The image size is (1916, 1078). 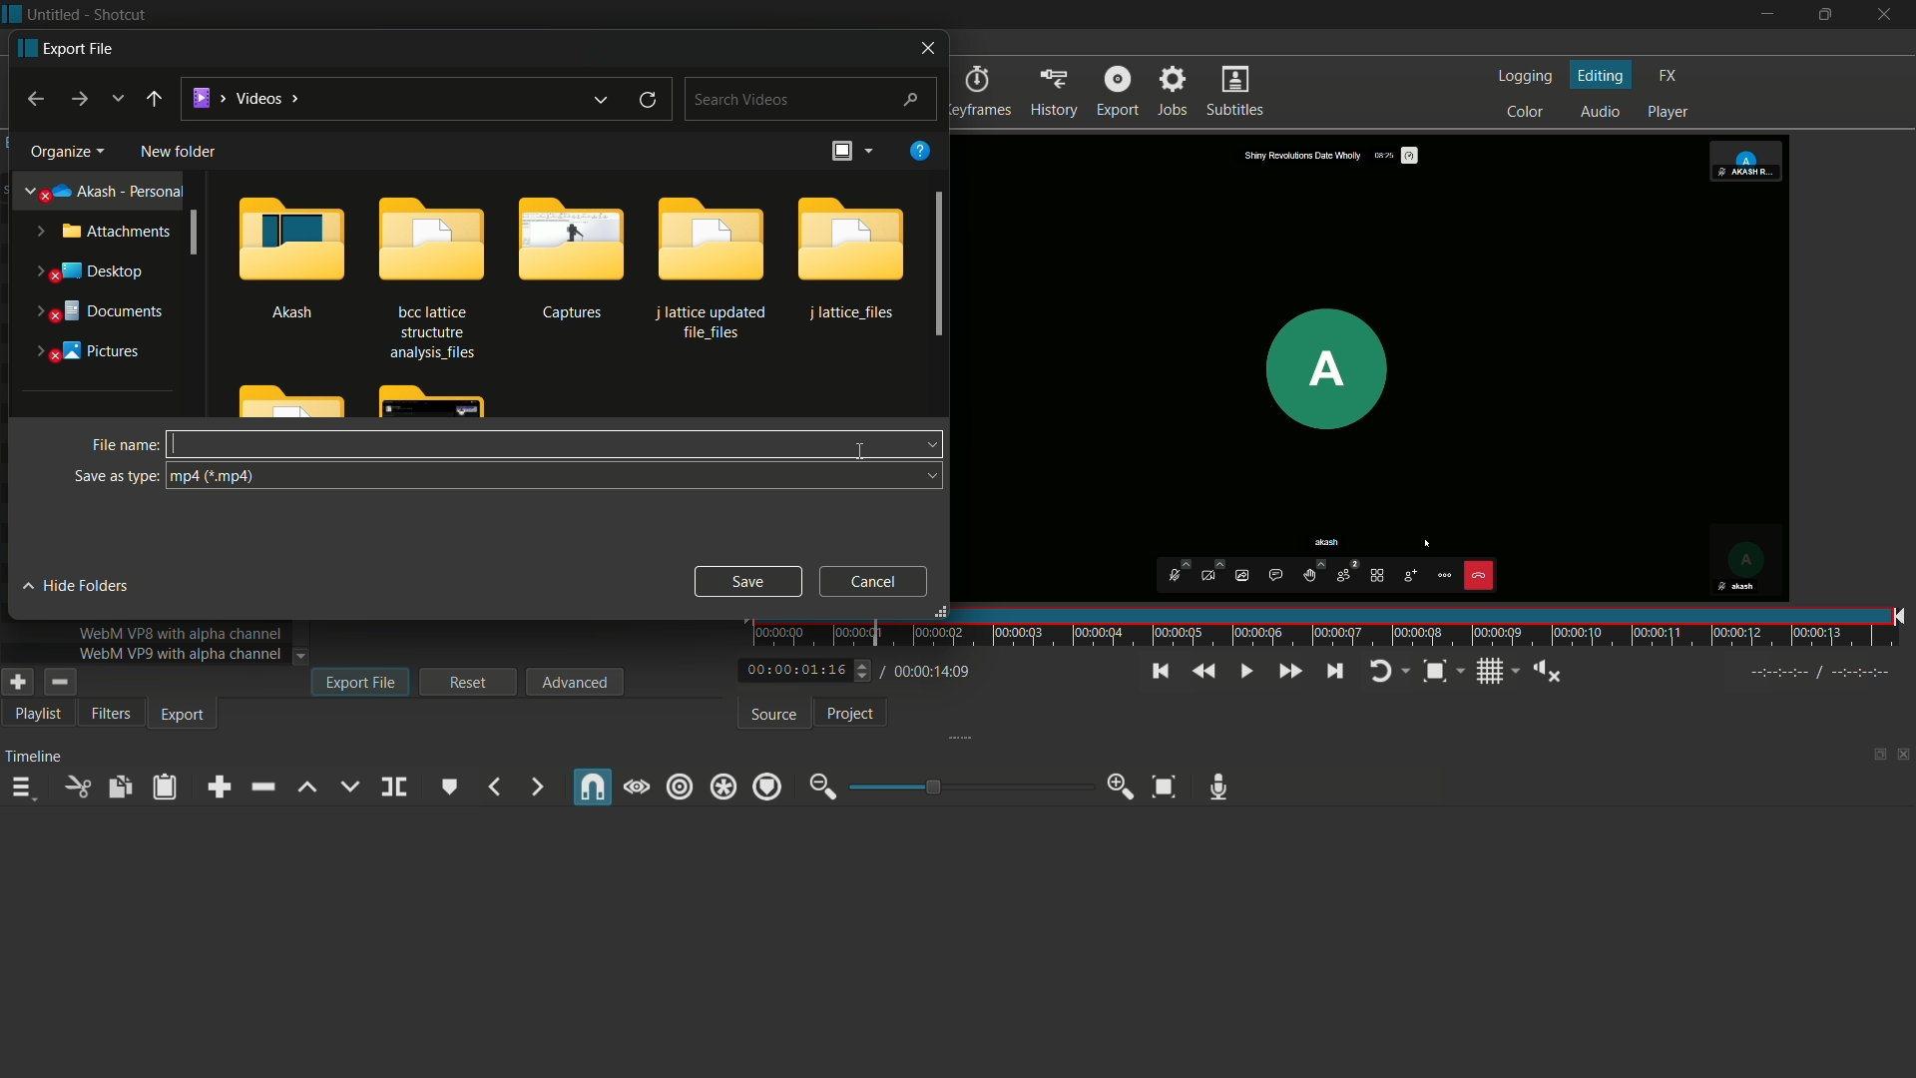 I want to click on project, so click(x=848, y=714).